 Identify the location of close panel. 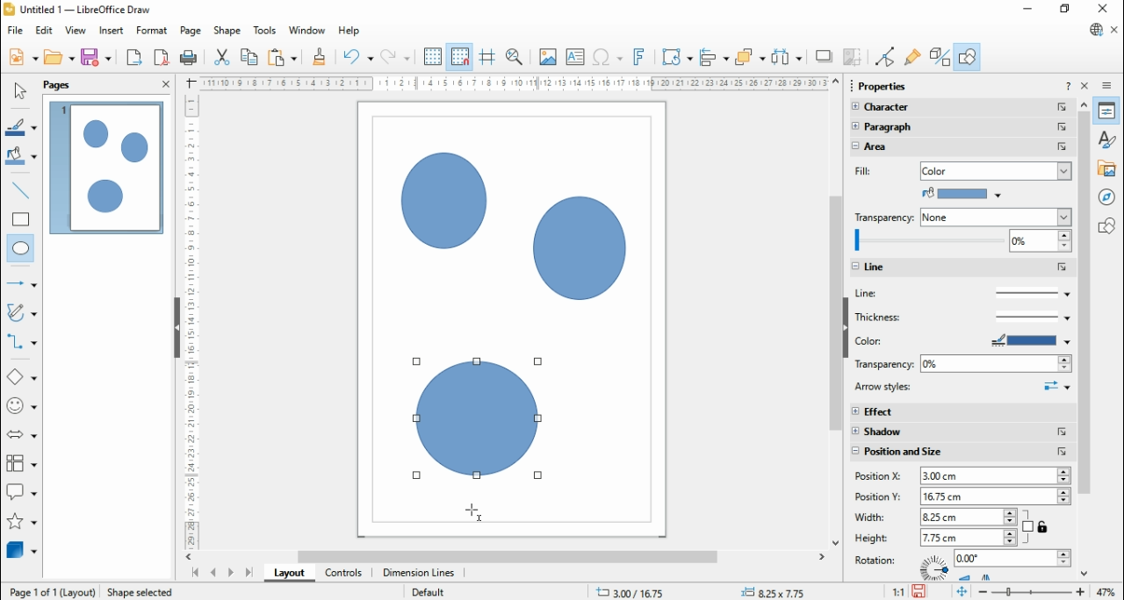
(166, 83).